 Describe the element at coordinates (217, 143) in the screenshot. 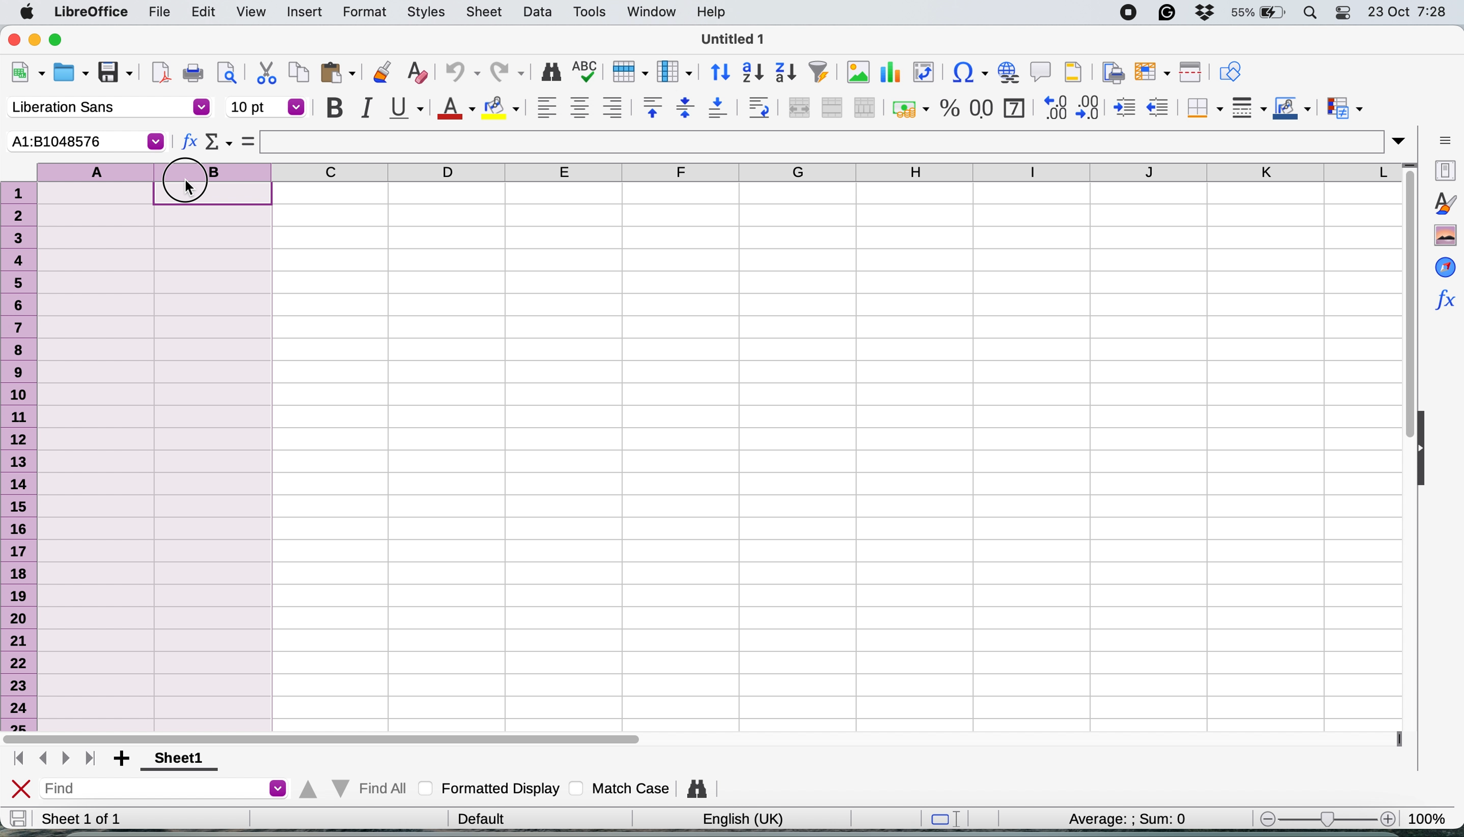

I see `select function` at that location.